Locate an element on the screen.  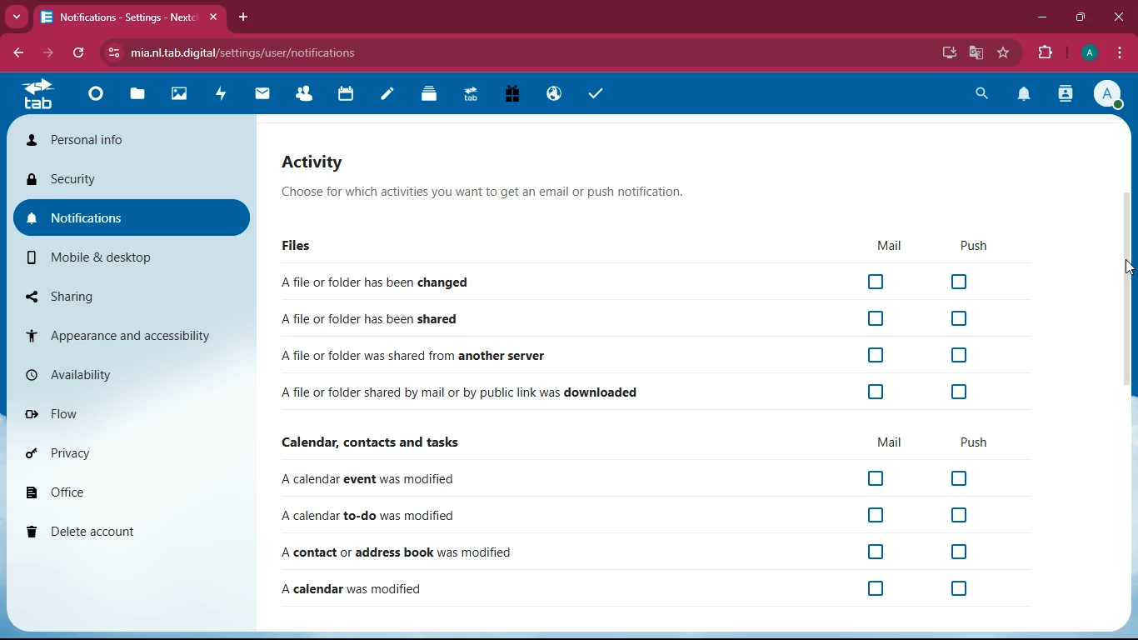
push is located at coordinates (976, 443).